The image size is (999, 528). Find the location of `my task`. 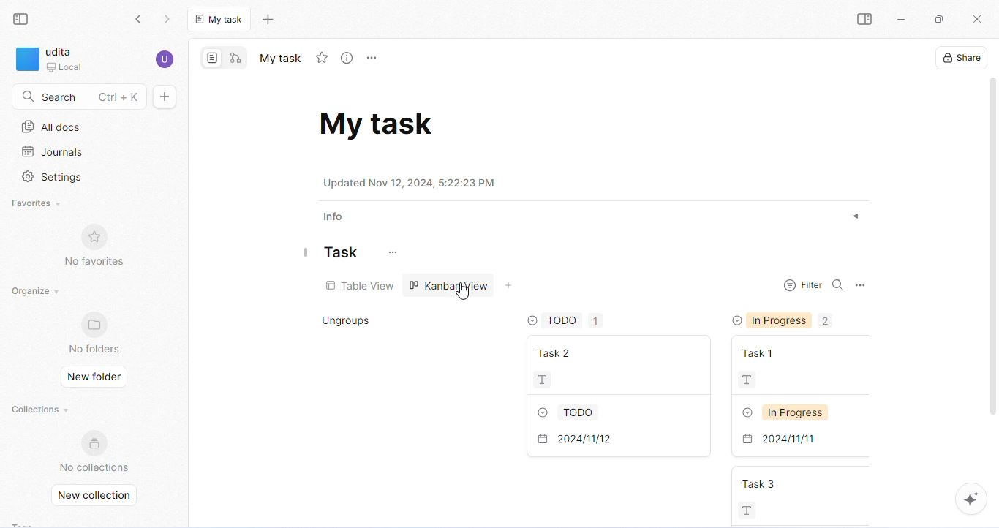

my task is located at coordinates (380, 124).